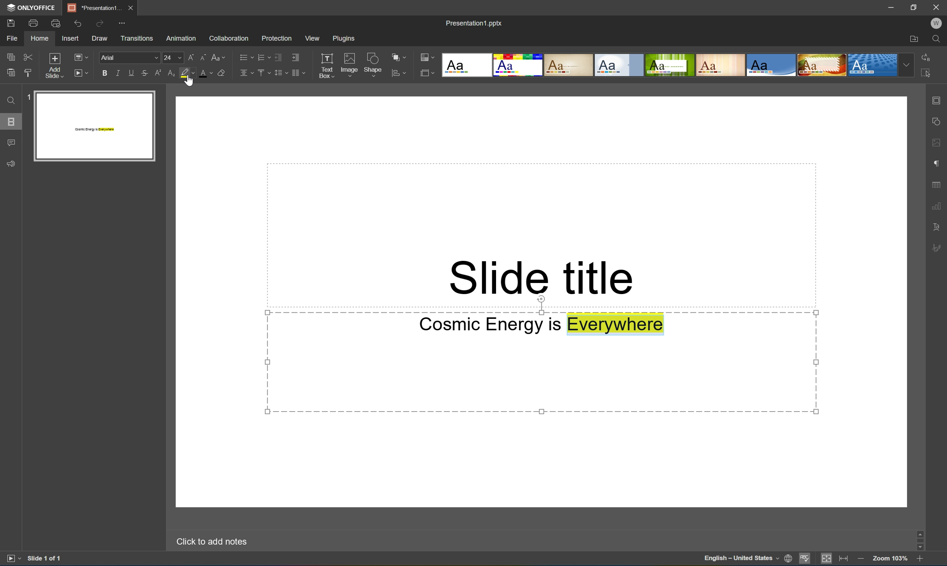 The width and height of the screenshot is (947, 566). Describe the element at coordinates (32, 8) in the screenshot. I see `ONLYOFFICE` at that location.